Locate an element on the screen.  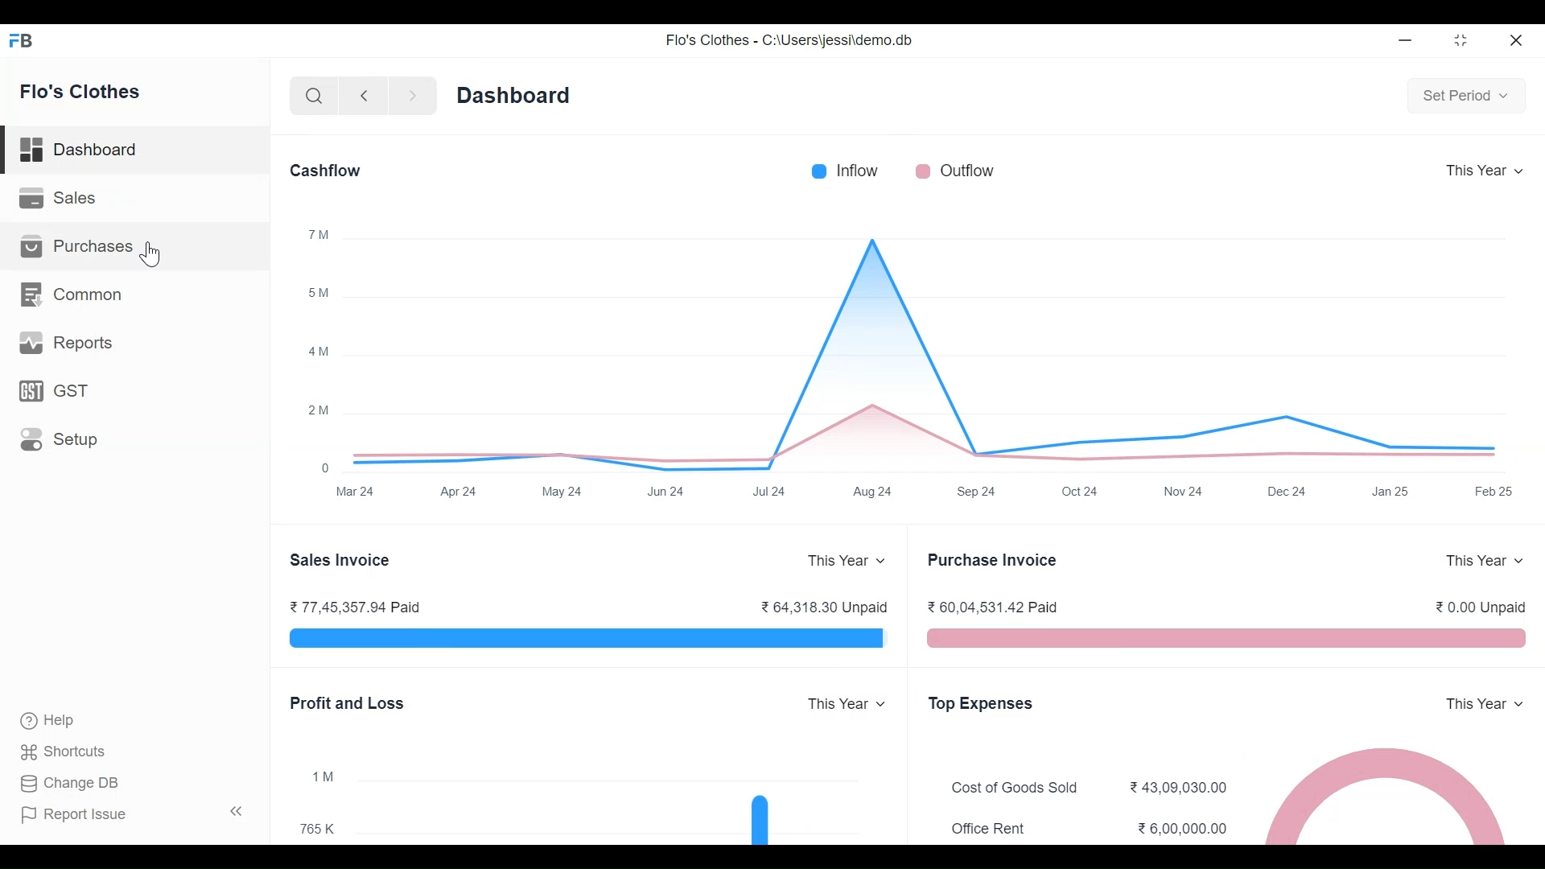
Dashboard is located at coordinates (517, 95).